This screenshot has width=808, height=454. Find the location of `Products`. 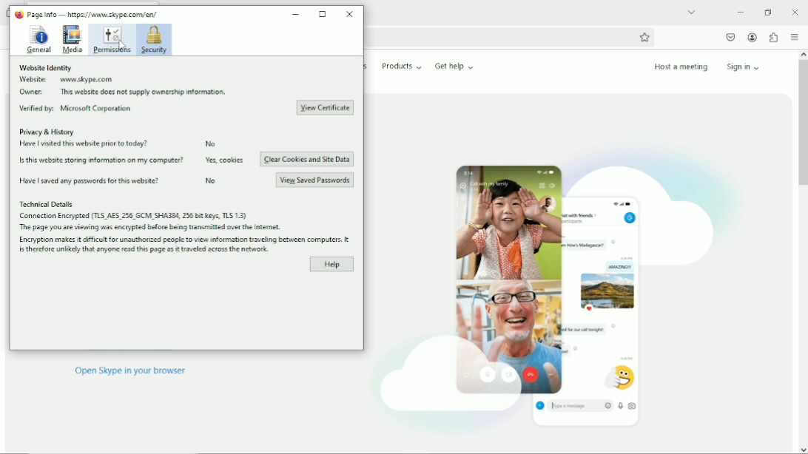

Products is located at coordinates (402, 66).